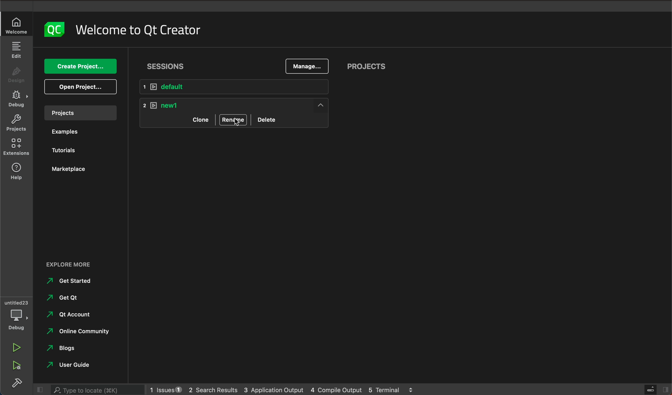 The height and width of the screenshot is (395, 672). I want to click on close slidebar, so click(39, 390).